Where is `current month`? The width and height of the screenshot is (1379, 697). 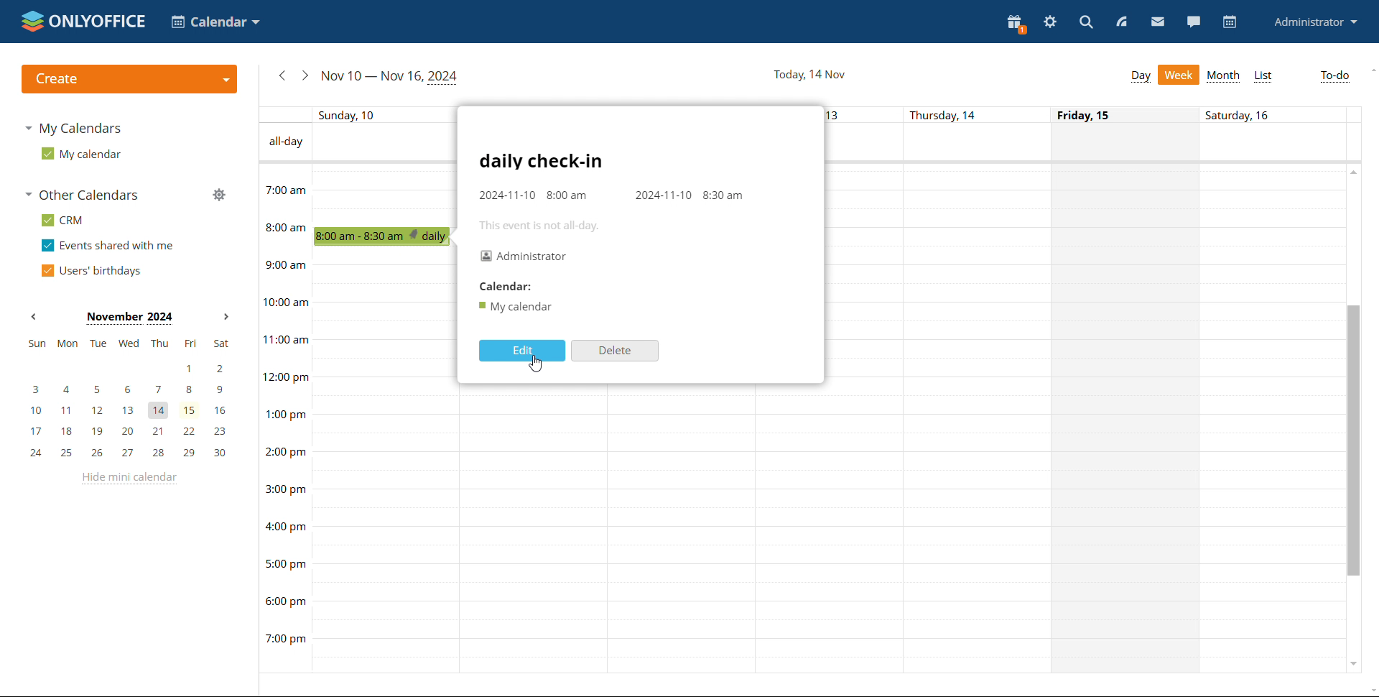 current month is located at coordinates (129, 318).